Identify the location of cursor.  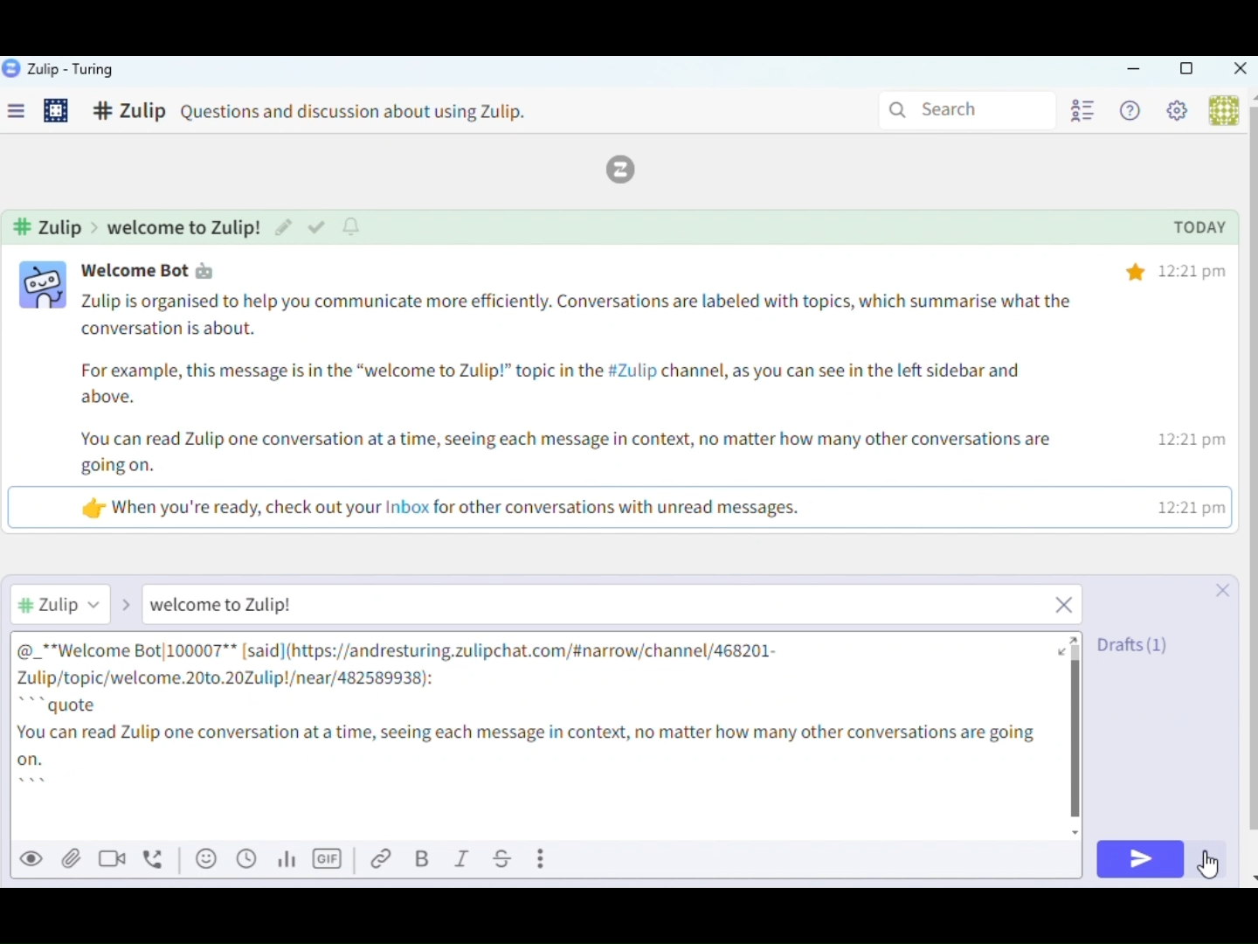
(1213, 870).